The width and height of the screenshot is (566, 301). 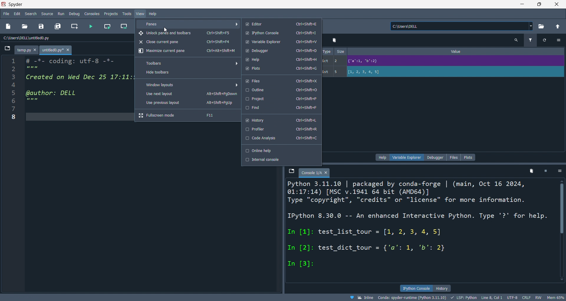 What do you see at coordinates (328, 62) in the screenshot?
I see `type` at bounding box center [328, 62].